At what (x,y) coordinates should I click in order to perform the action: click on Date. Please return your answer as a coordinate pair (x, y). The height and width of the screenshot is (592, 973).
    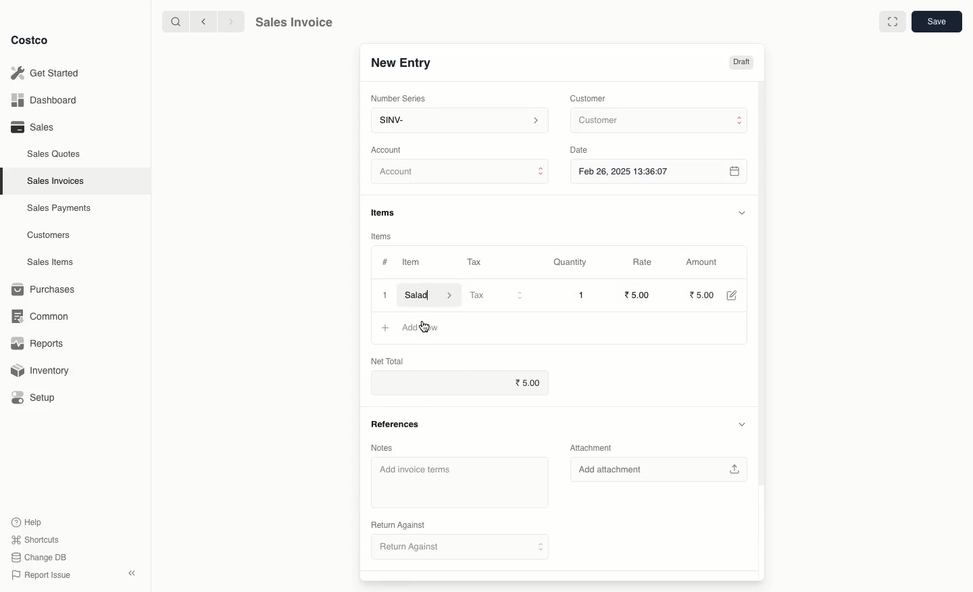
    Looking at the image, I should click on (582, 150).